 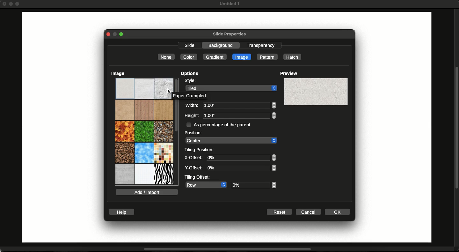 I want to click on Image selected, so click(x=242, y=56).